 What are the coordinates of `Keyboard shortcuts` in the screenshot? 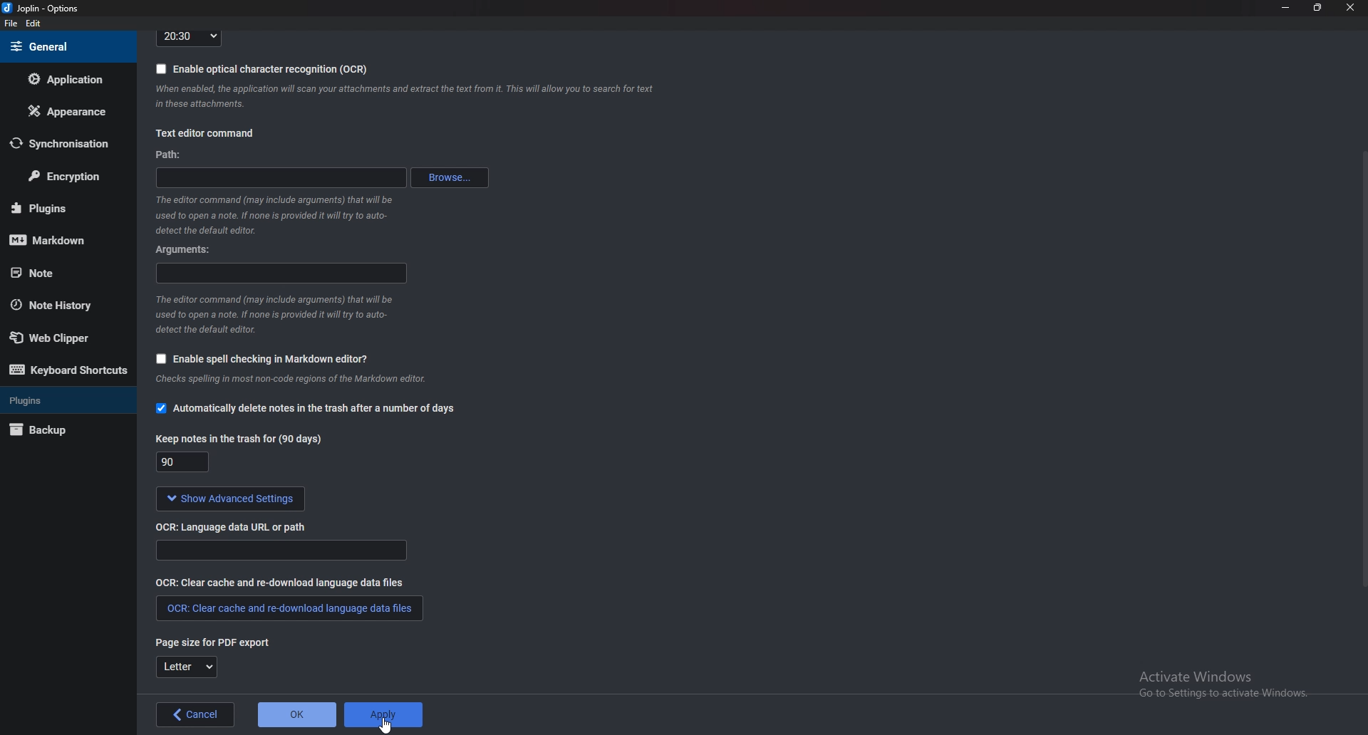 It's located at (68, 370).